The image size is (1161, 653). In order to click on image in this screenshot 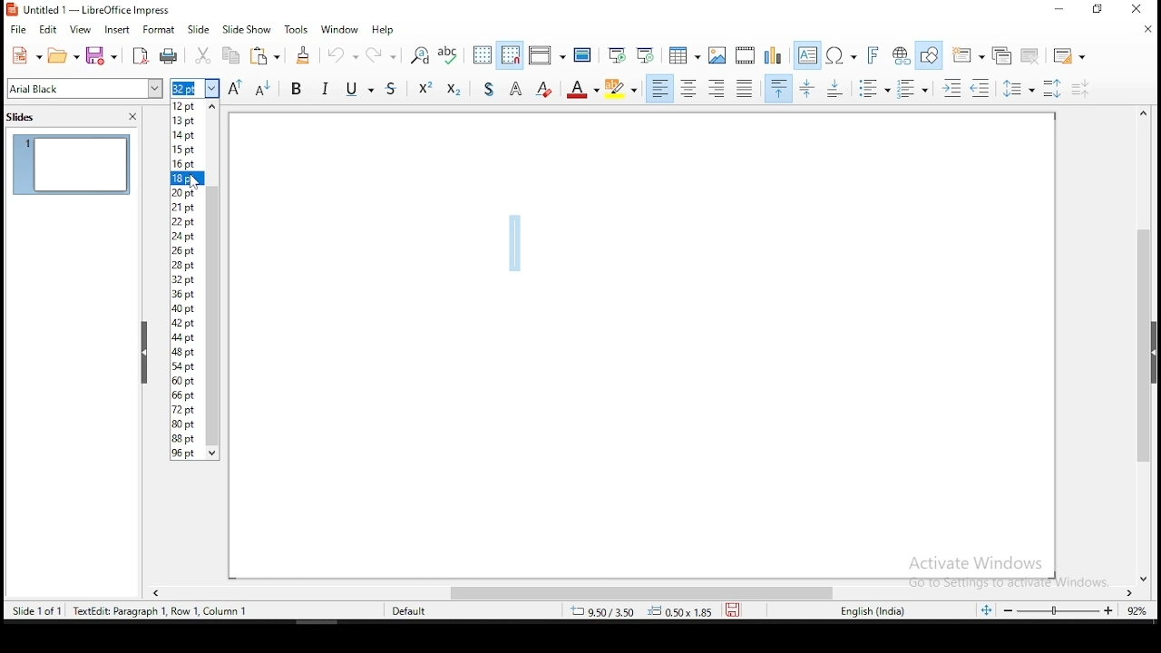, I will do `click(718, 55)`.